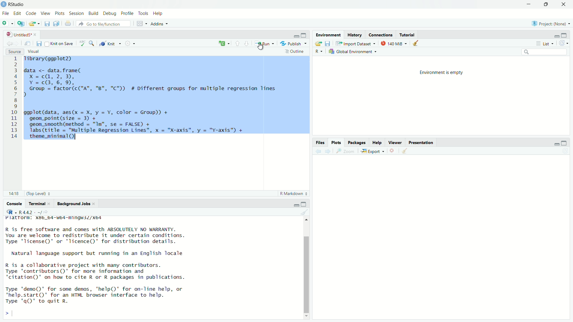 The image size is (573, 322). Describe the element at coordinates (304, 35) in the screenshot. I see `maximise` at that location.